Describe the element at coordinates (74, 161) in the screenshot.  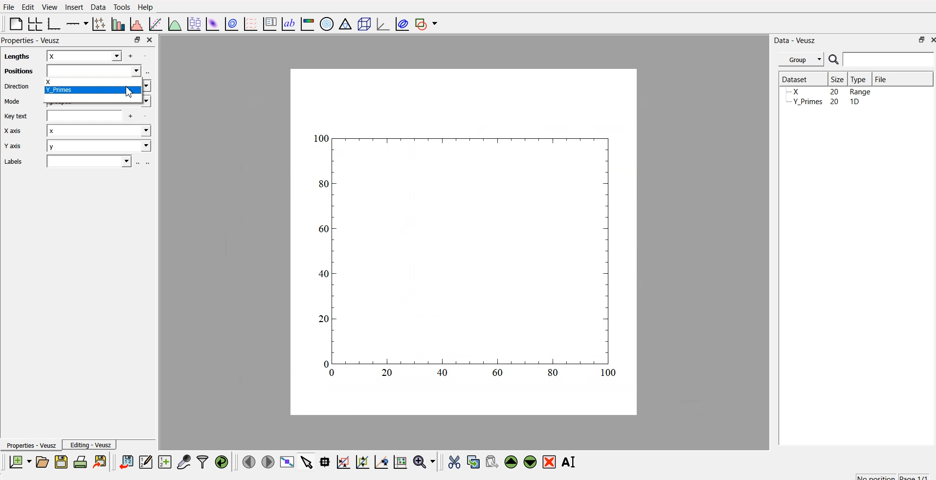
I see `Labels` at that location.